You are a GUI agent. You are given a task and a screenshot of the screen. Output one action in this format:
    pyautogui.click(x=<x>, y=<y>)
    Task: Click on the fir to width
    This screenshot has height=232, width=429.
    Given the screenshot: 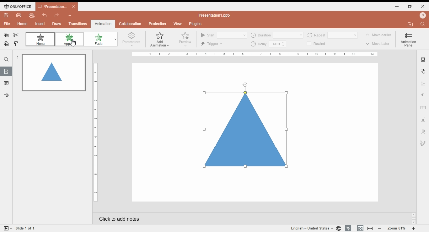 What is the action you would take?
    pyautogui.click(x=370, y=228)
    